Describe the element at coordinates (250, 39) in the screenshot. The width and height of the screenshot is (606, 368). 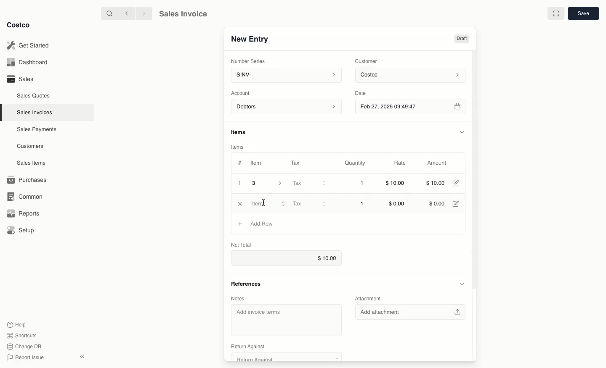
I see `New Entry` at that location.